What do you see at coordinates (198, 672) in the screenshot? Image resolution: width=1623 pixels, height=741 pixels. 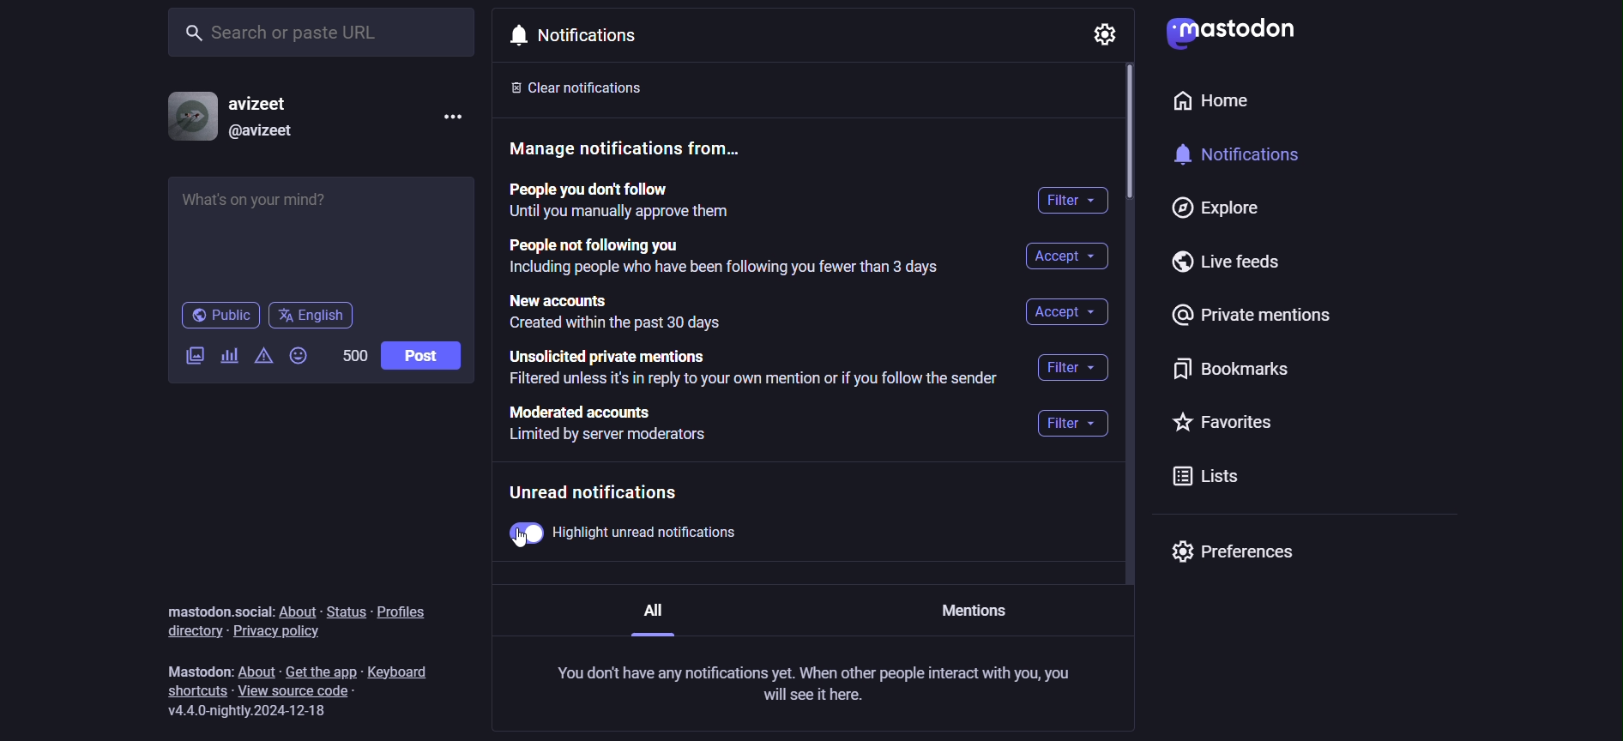 I see `text` at bounding box center [198, 672].